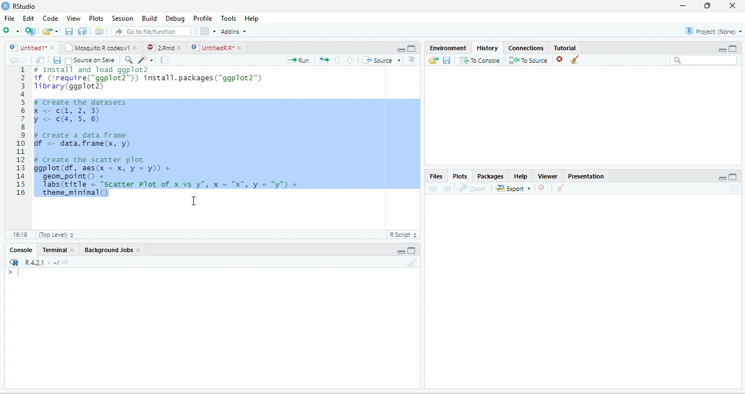  What do you see at coordinates (50, 18) in the screenshot?
I see `Code` at bounding box center [50, 18].